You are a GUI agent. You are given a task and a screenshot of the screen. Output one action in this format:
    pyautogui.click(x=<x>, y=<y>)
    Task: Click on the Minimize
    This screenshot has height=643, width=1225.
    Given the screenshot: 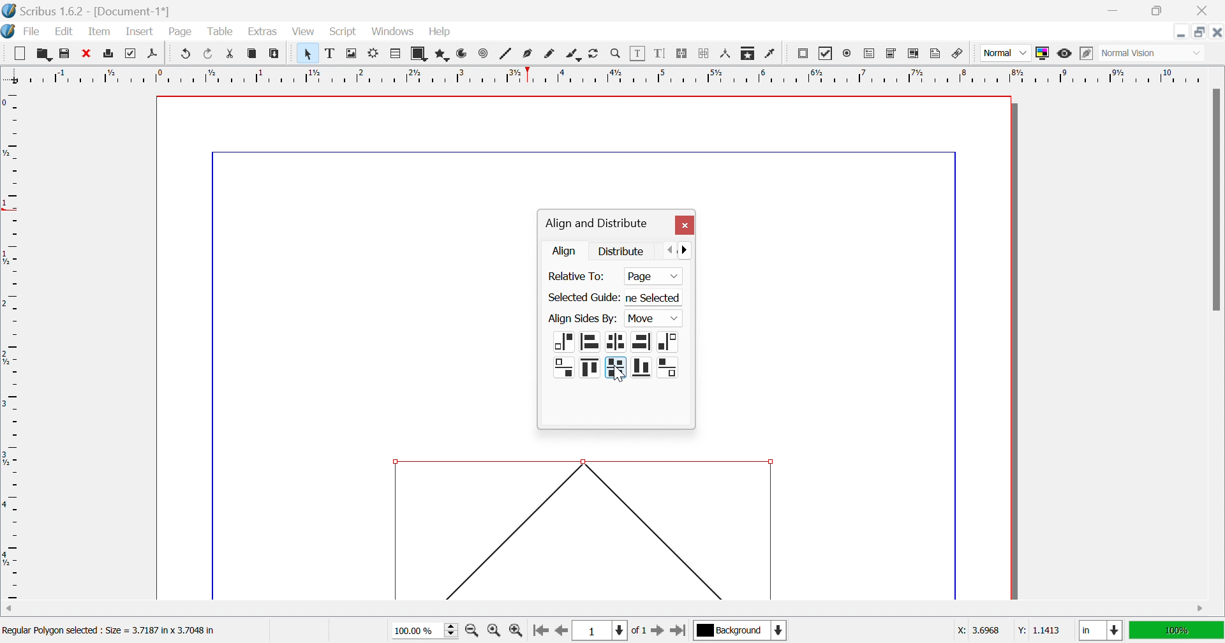 What is the action you would take?
    pyautogui.click(x=1181, y=32)
    